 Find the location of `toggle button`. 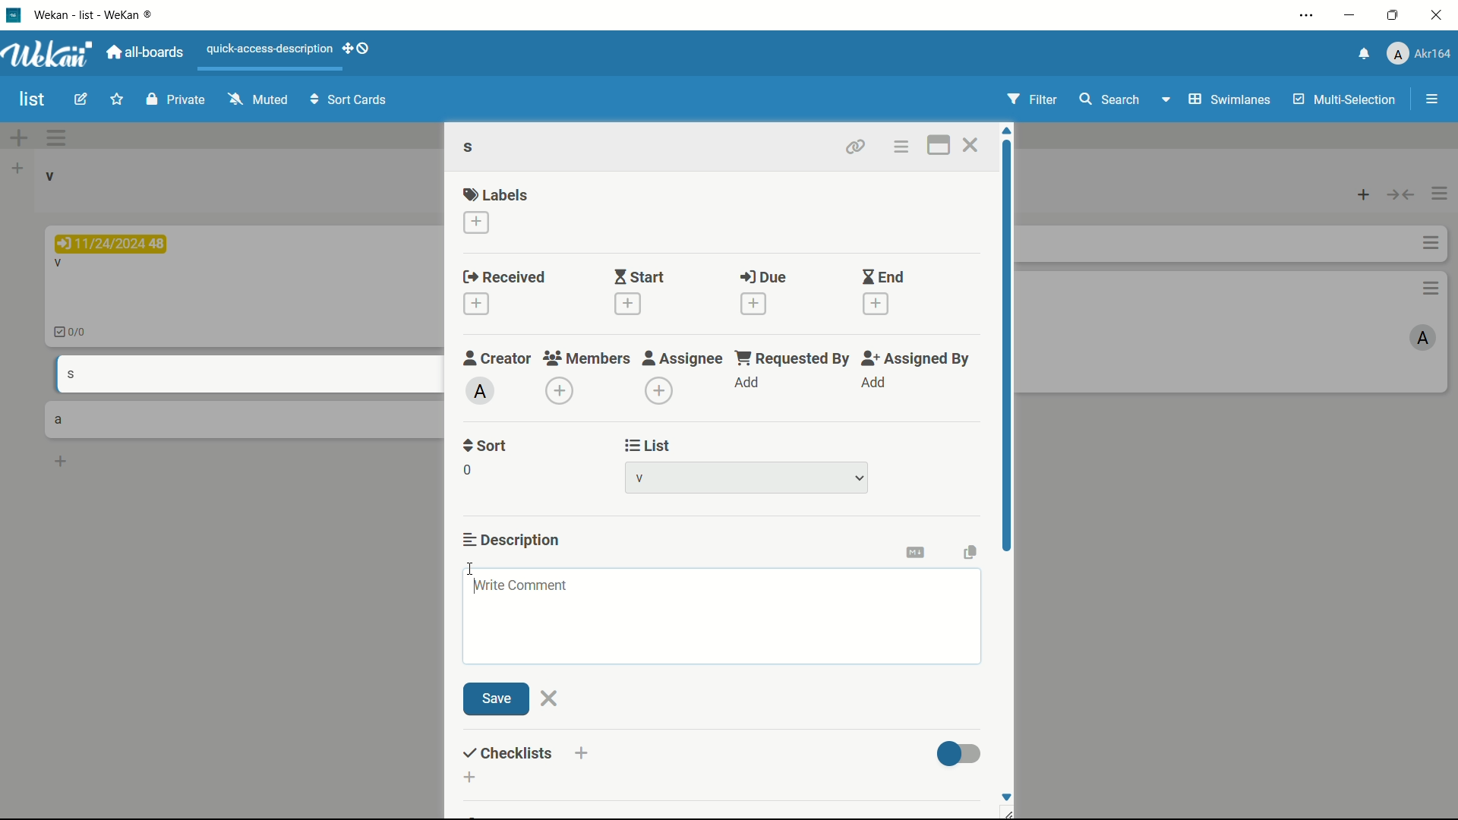

toggle button is located at coordinates (959, 751).